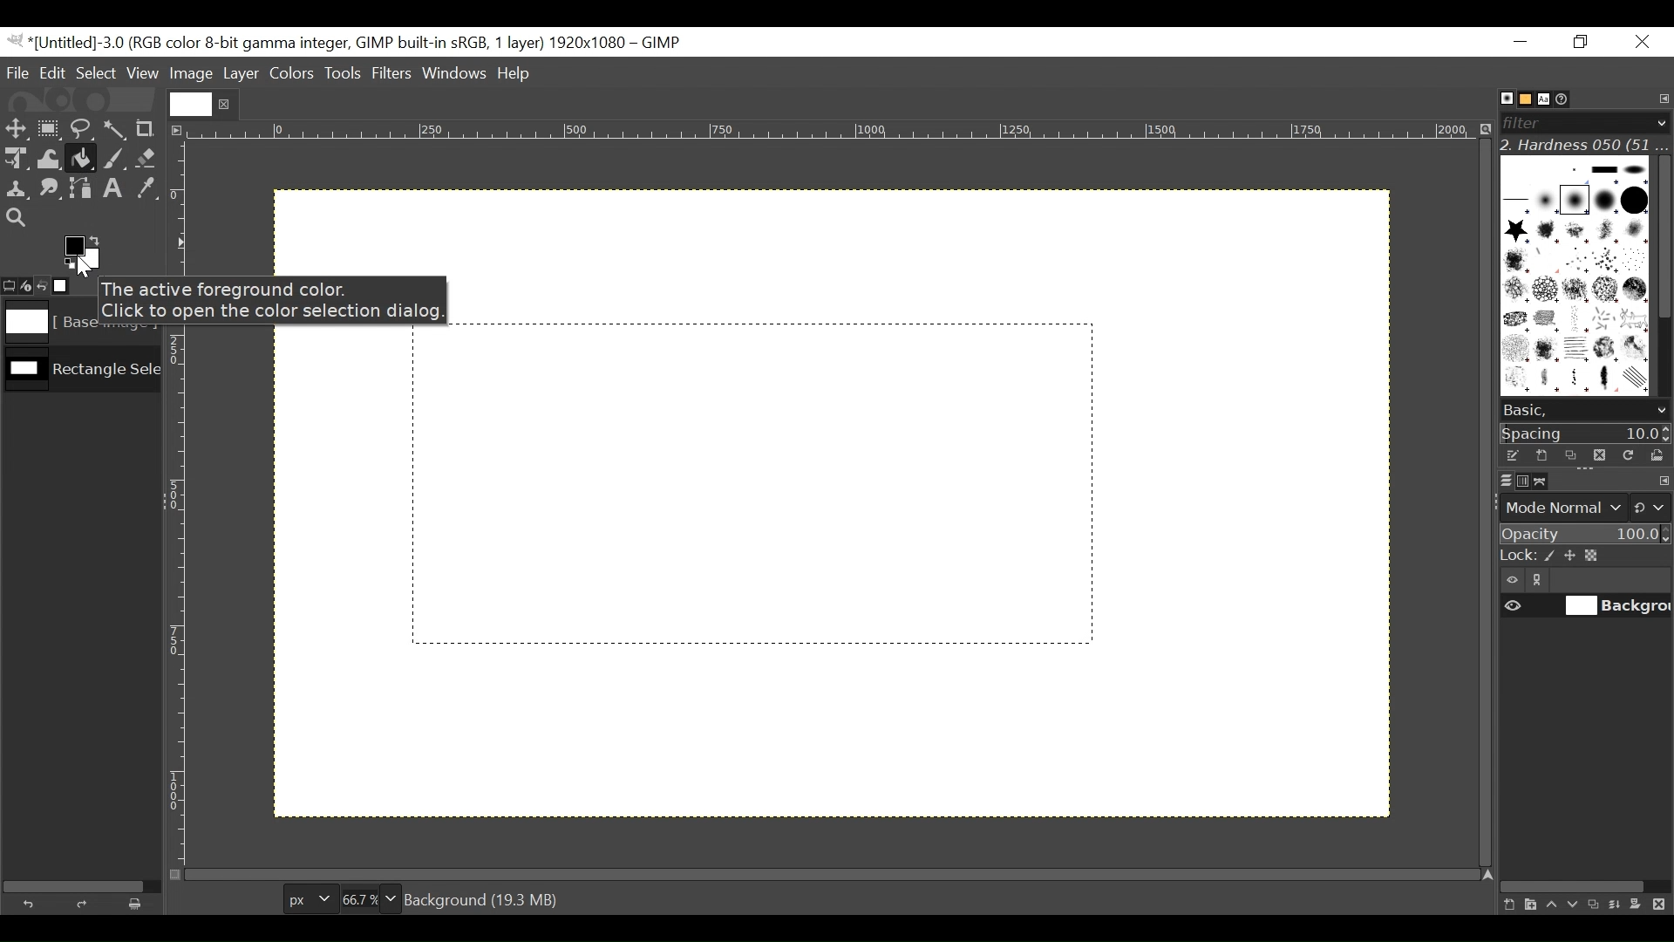 Image resolution: width=1674 pixels, height=942 pixels. What do you see at coordinates (279, 300) in the screenshot?
I see `Active foreground color popup` at bounding box center [279, 300].